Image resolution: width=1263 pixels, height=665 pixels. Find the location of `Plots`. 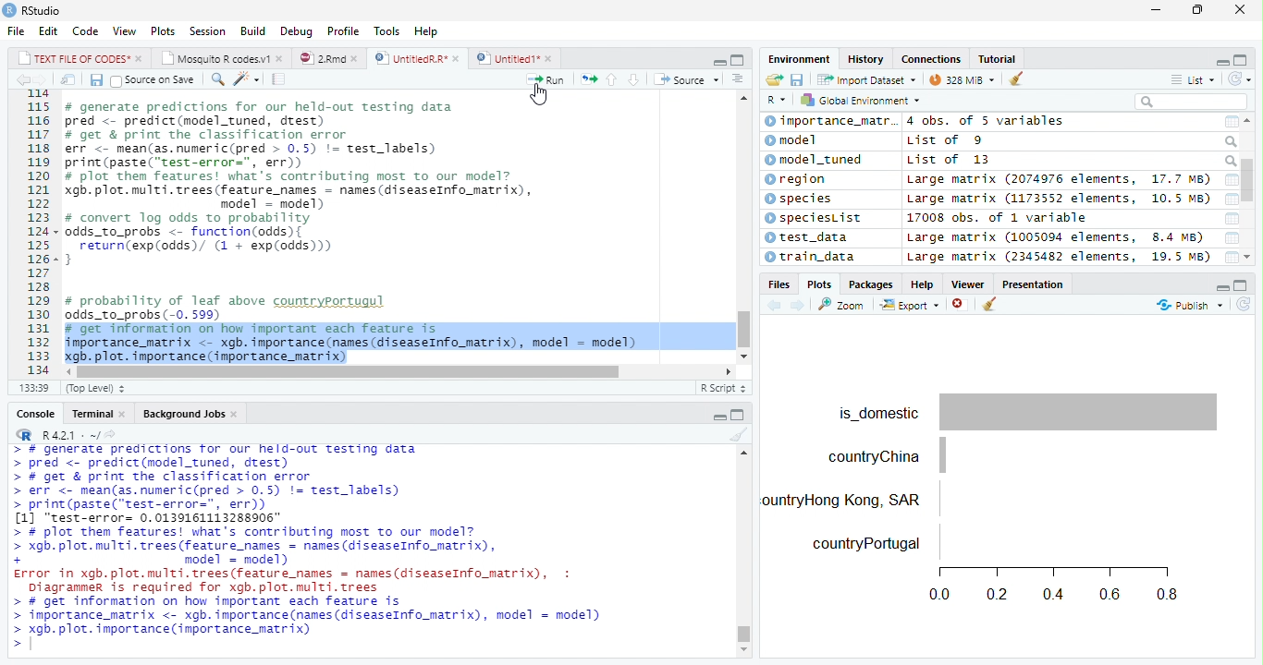

Plots is located at coordinates (161, 30).